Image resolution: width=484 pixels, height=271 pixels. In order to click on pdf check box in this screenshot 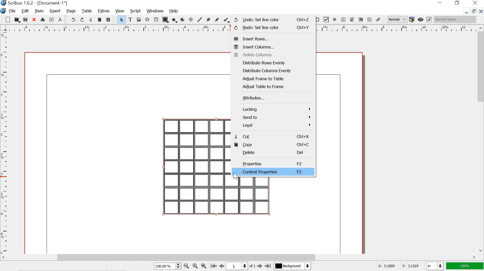, I will do `click(326, 19)`.